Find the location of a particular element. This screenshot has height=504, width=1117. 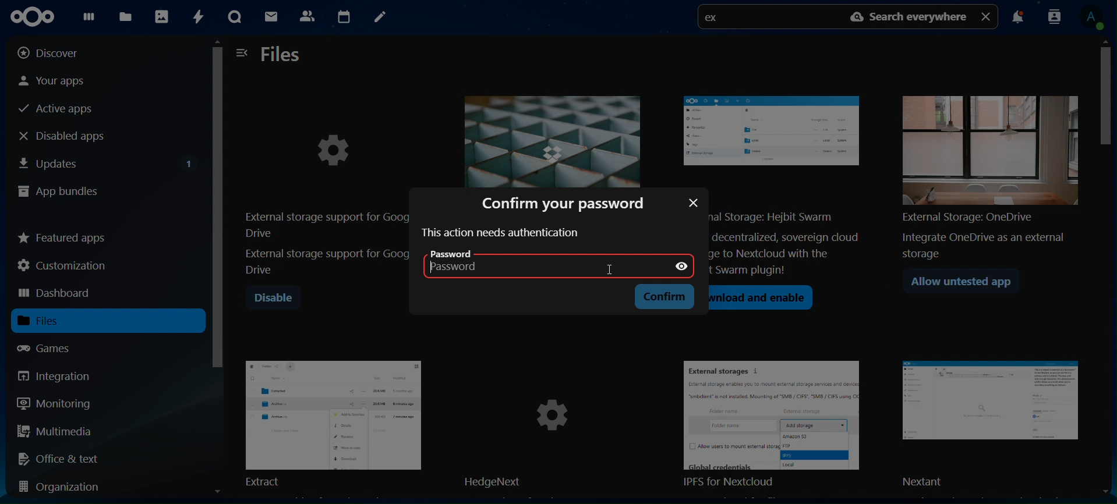

extract is located at coordinates (333, 422).